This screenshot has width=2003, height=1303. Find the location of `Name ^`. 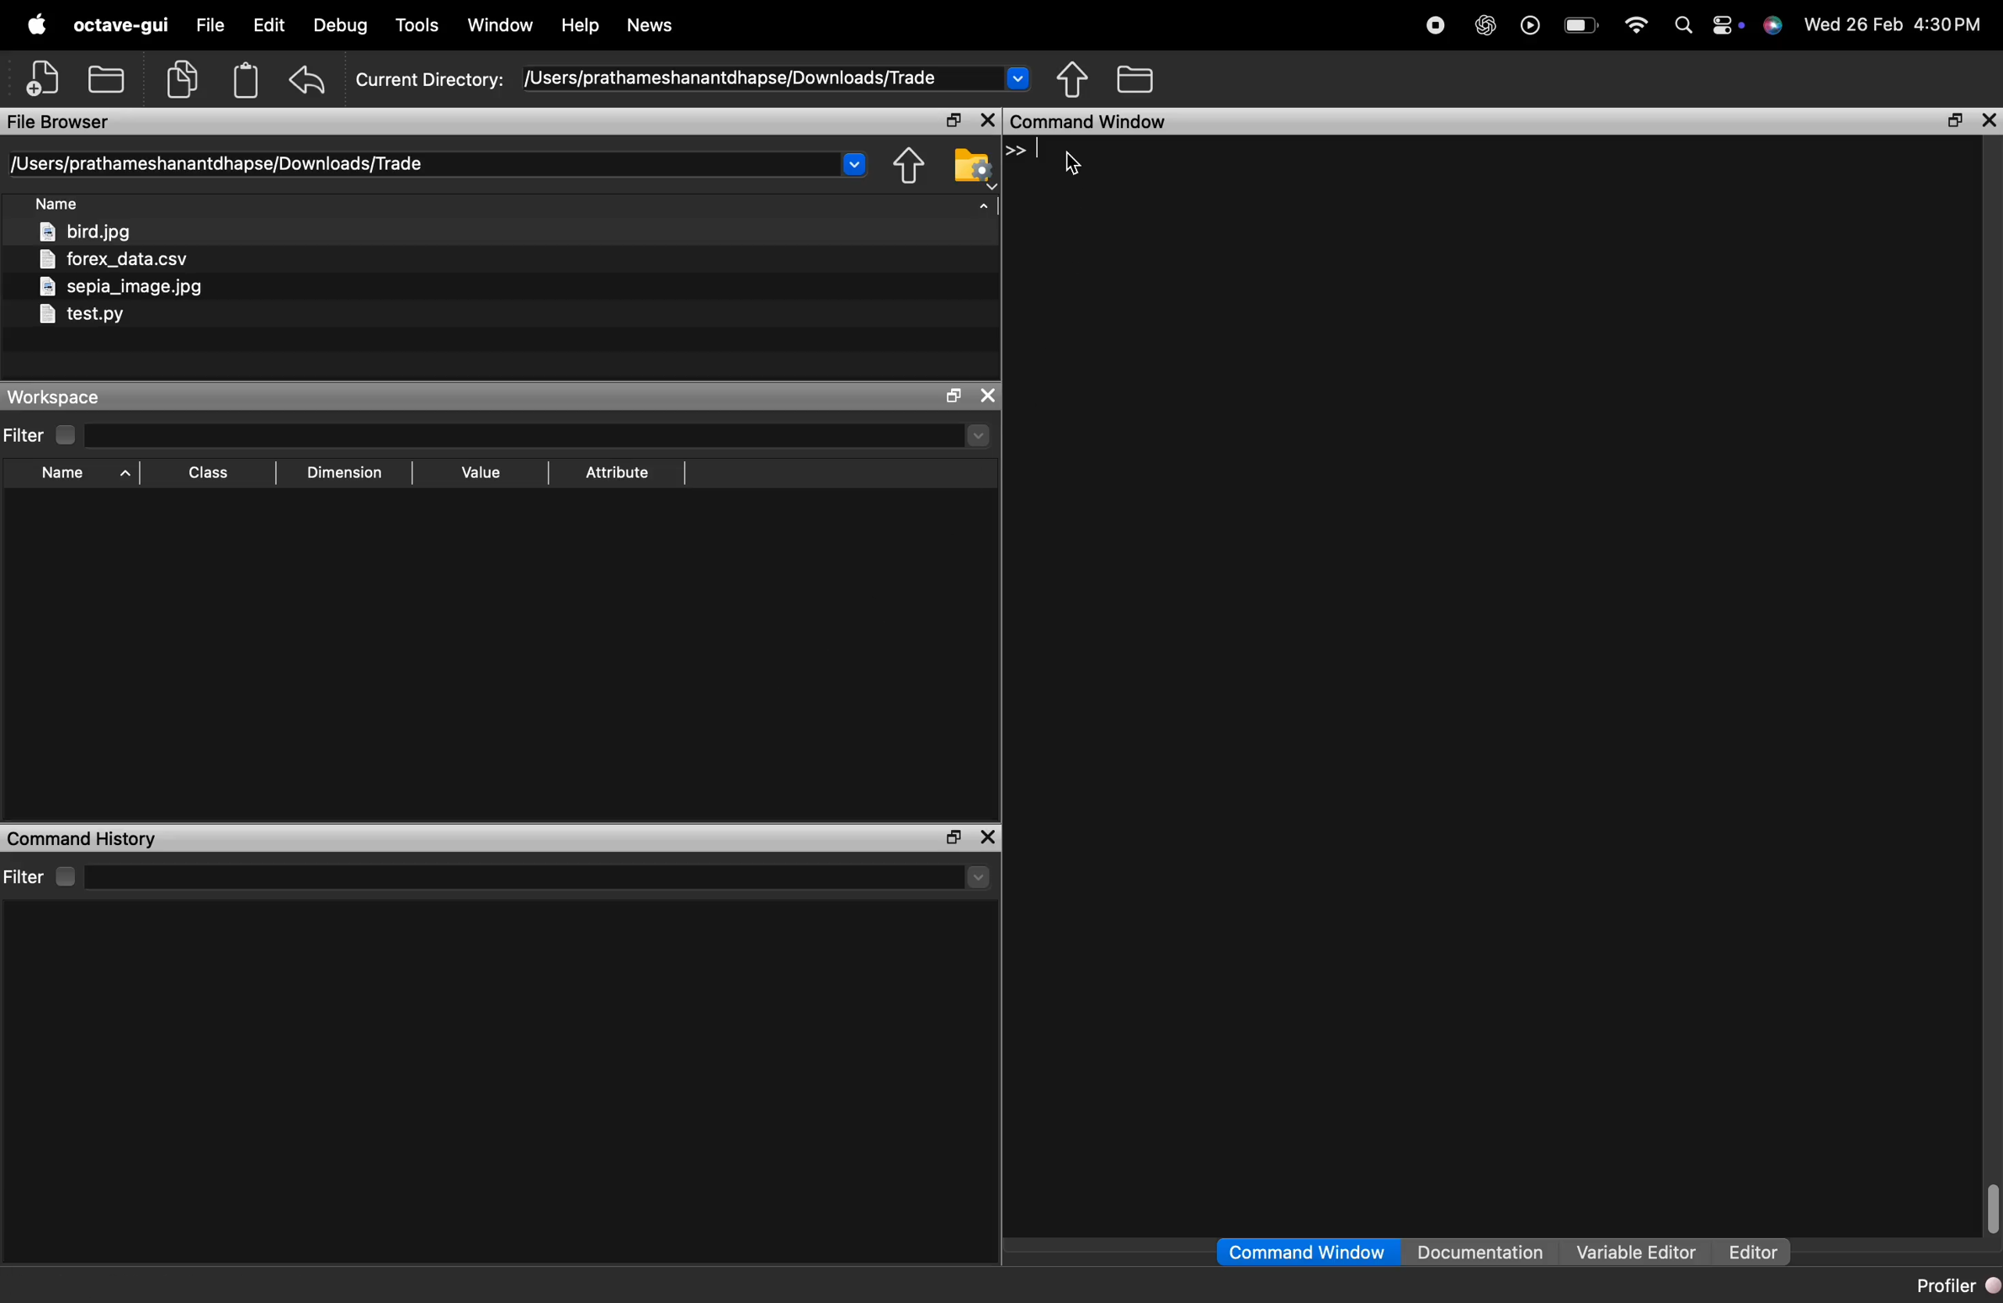

Name ^ is located at coordinates (87, 474).